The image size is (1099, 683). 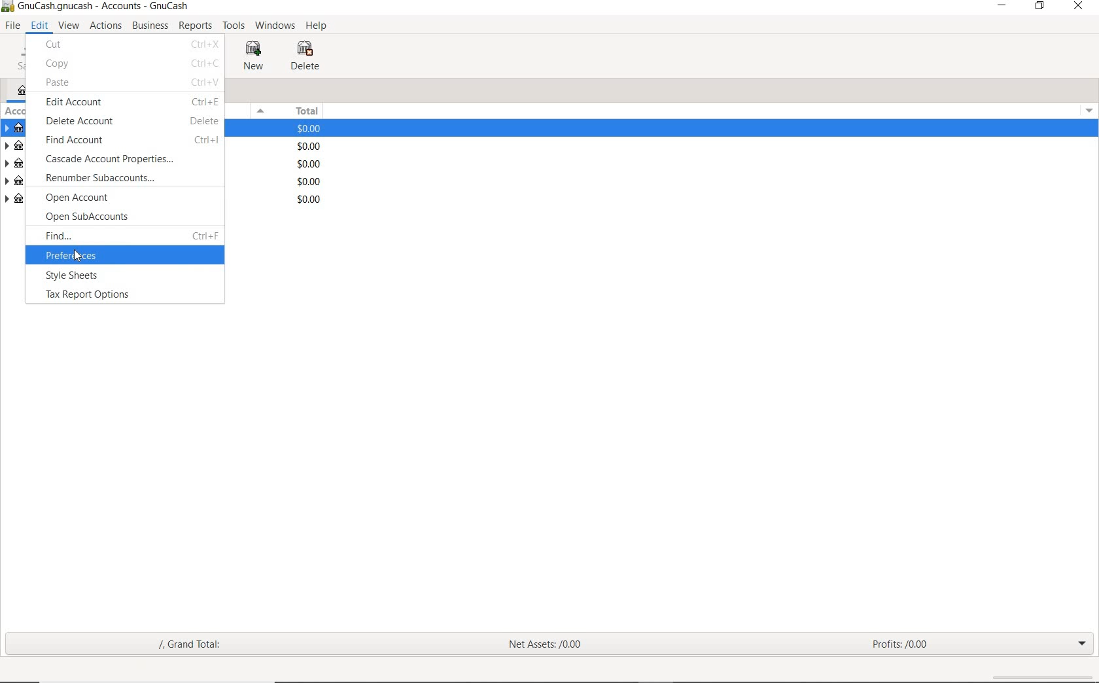 What do you see at coordinates (309, 56) in the screenshot?
I see `DELETE` at bounding box center [309, 56].